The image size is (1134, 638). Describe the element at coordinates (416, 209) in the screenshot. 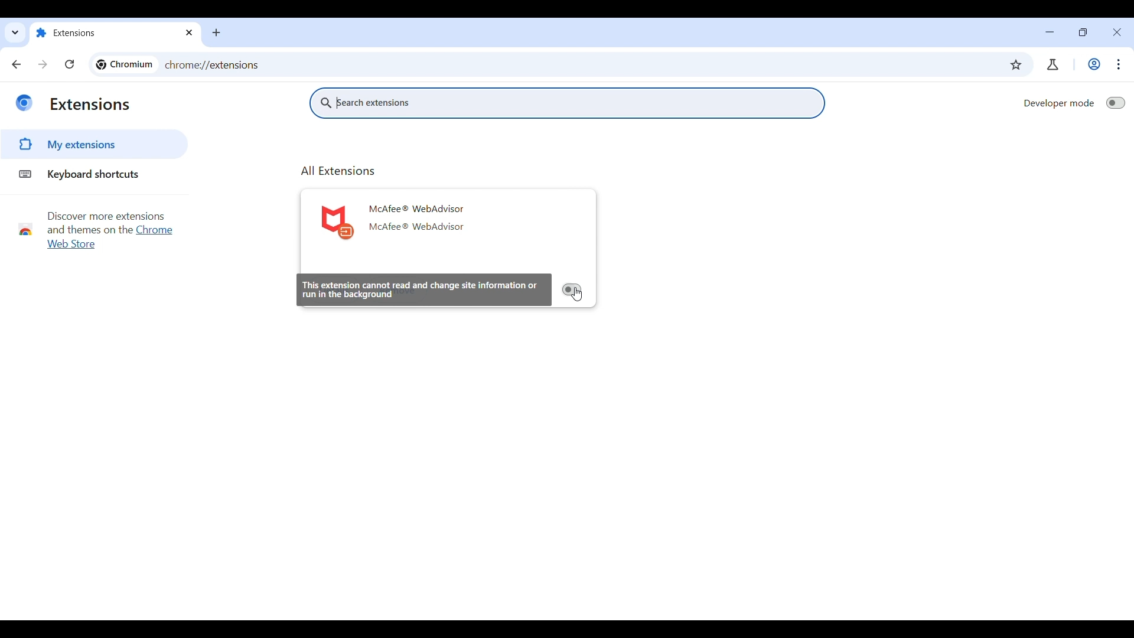

I see `McAfee ® WebAdvisor` at that location.